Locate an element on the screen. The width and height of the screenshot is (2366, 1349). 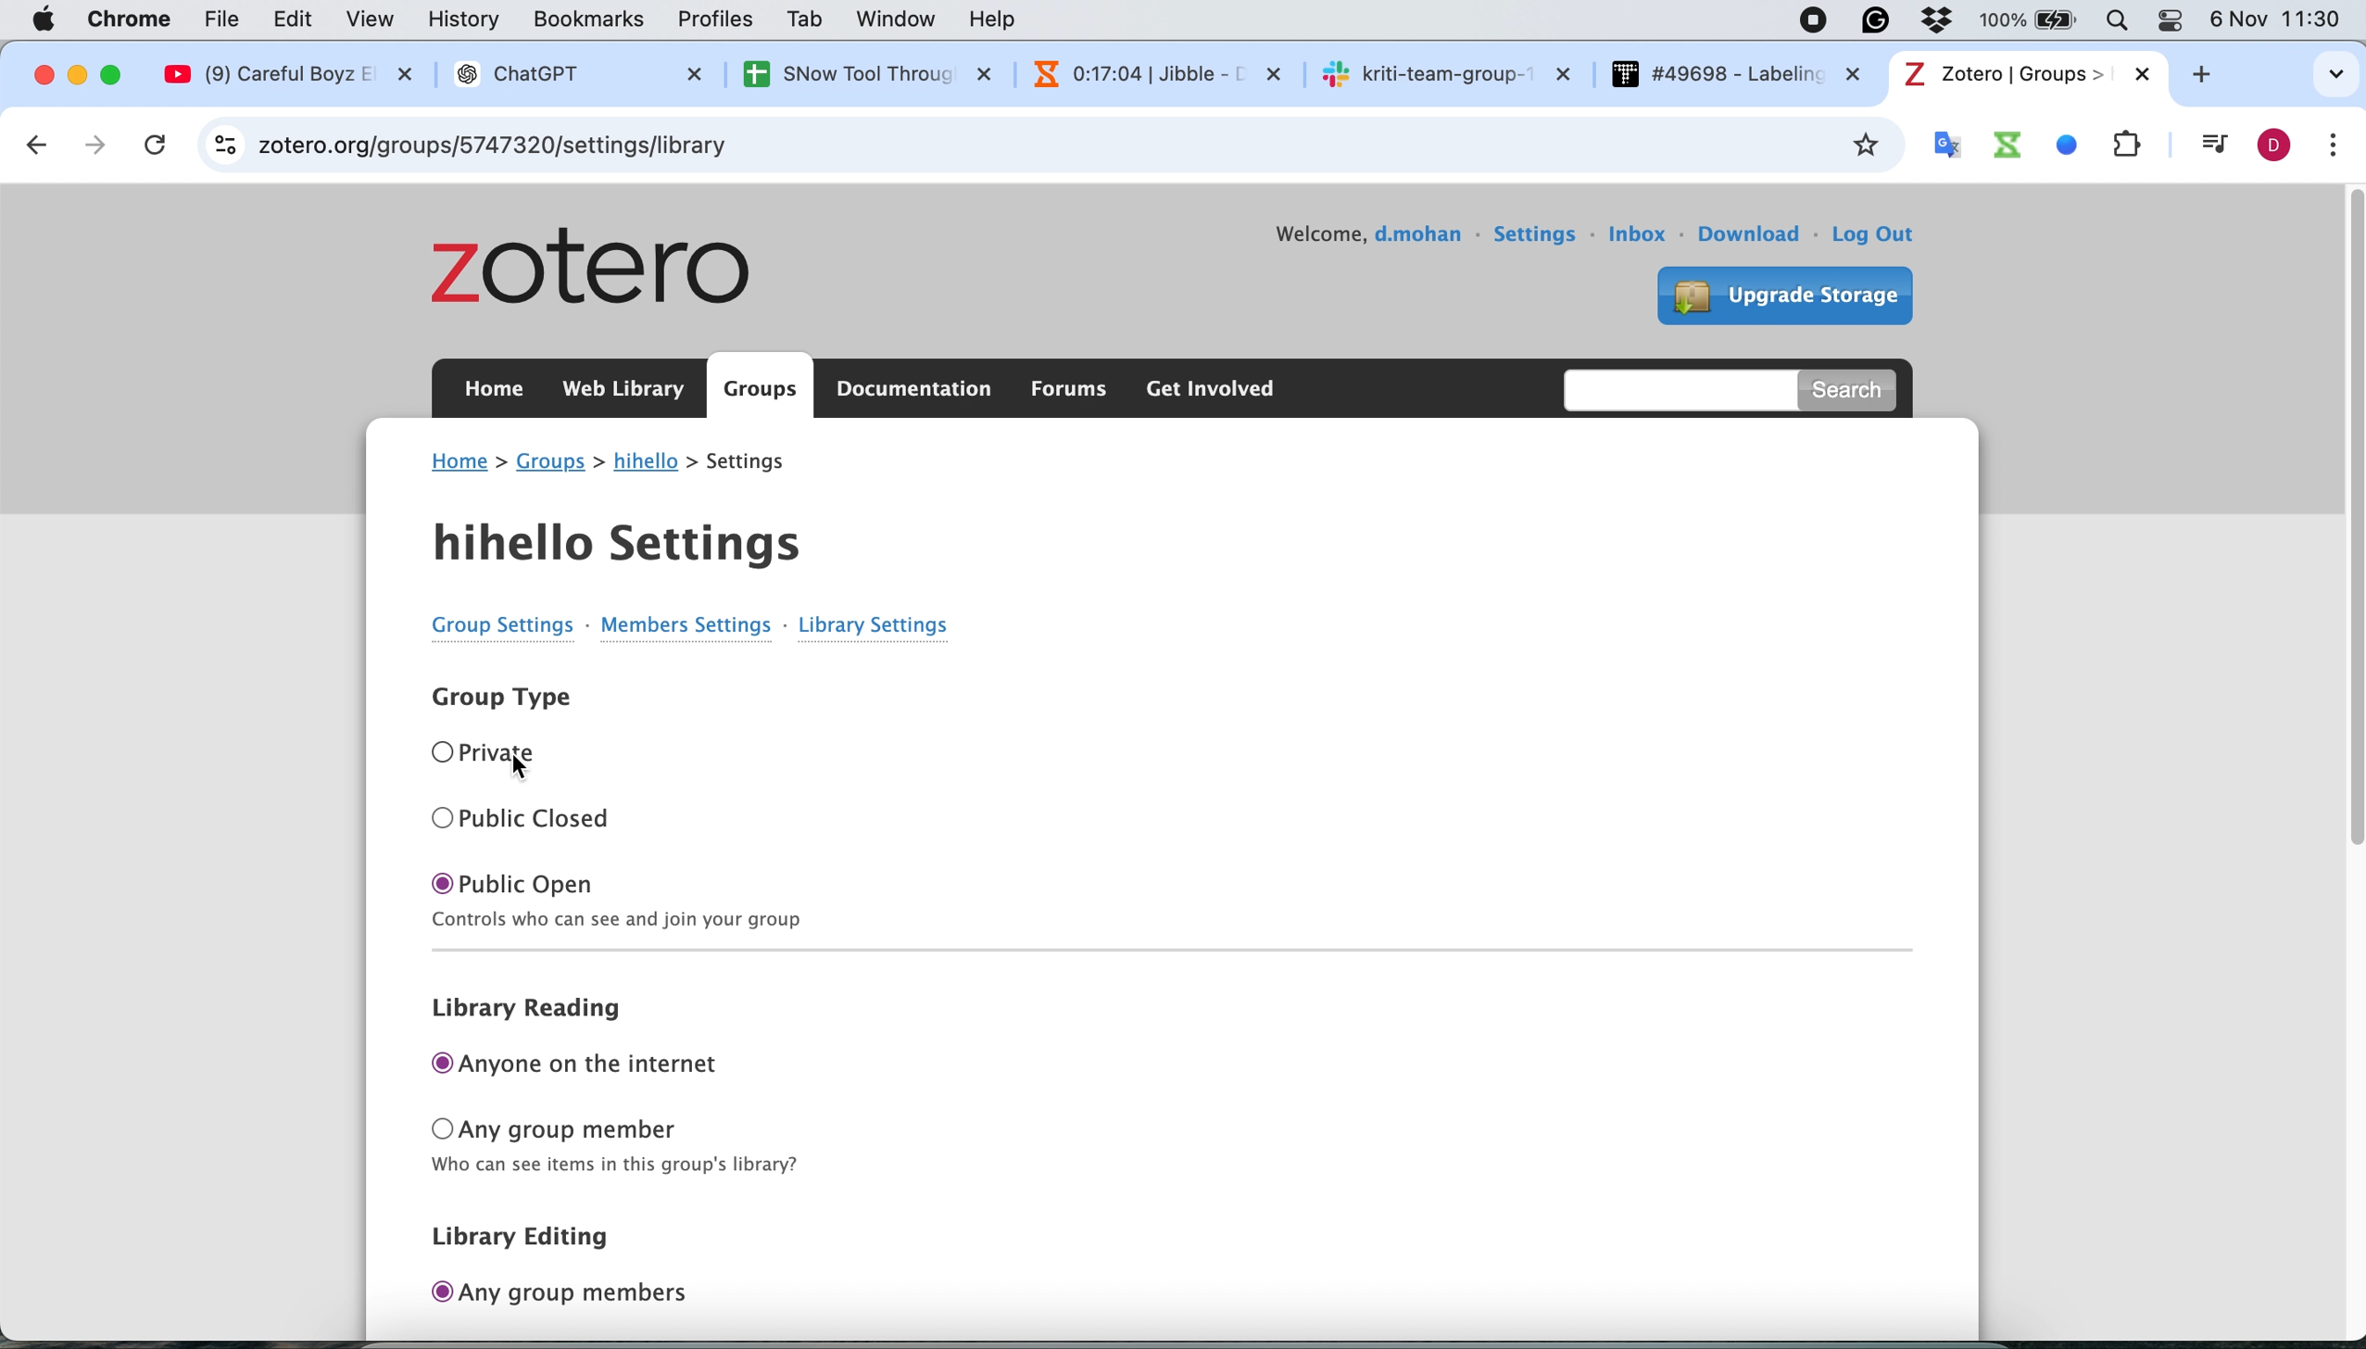
groups is located at coordinates (552, 463).